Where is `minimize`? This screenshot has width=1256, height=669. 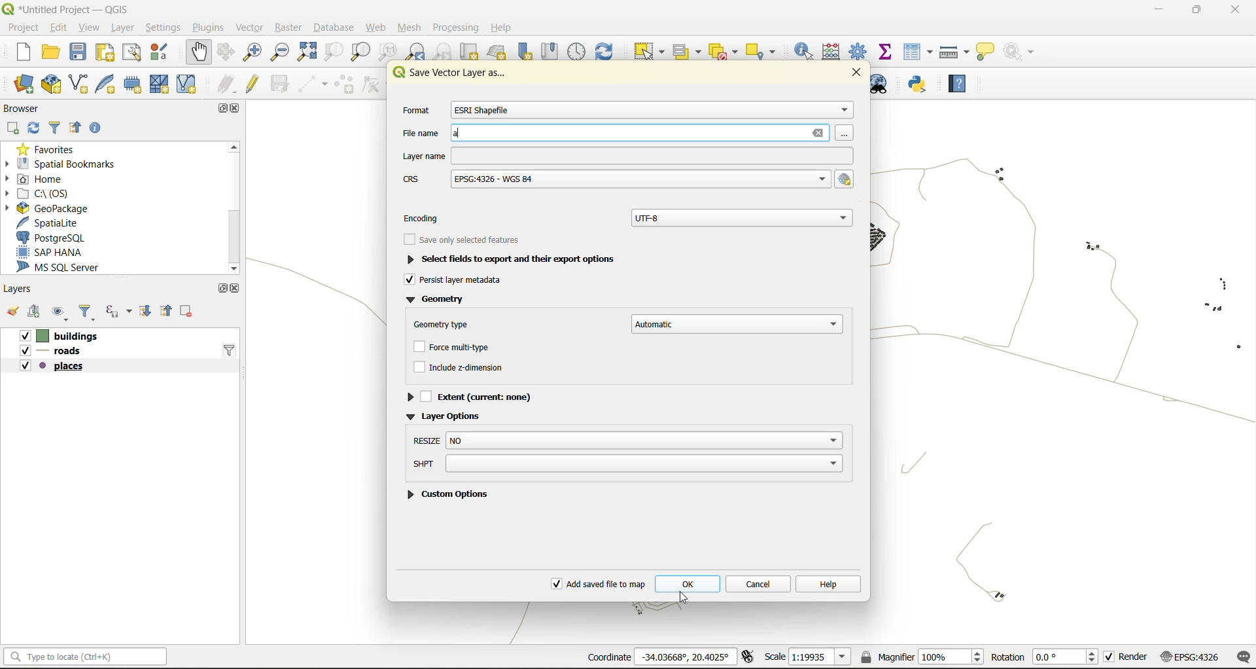 minimize is located at coordinates (1160, 12).